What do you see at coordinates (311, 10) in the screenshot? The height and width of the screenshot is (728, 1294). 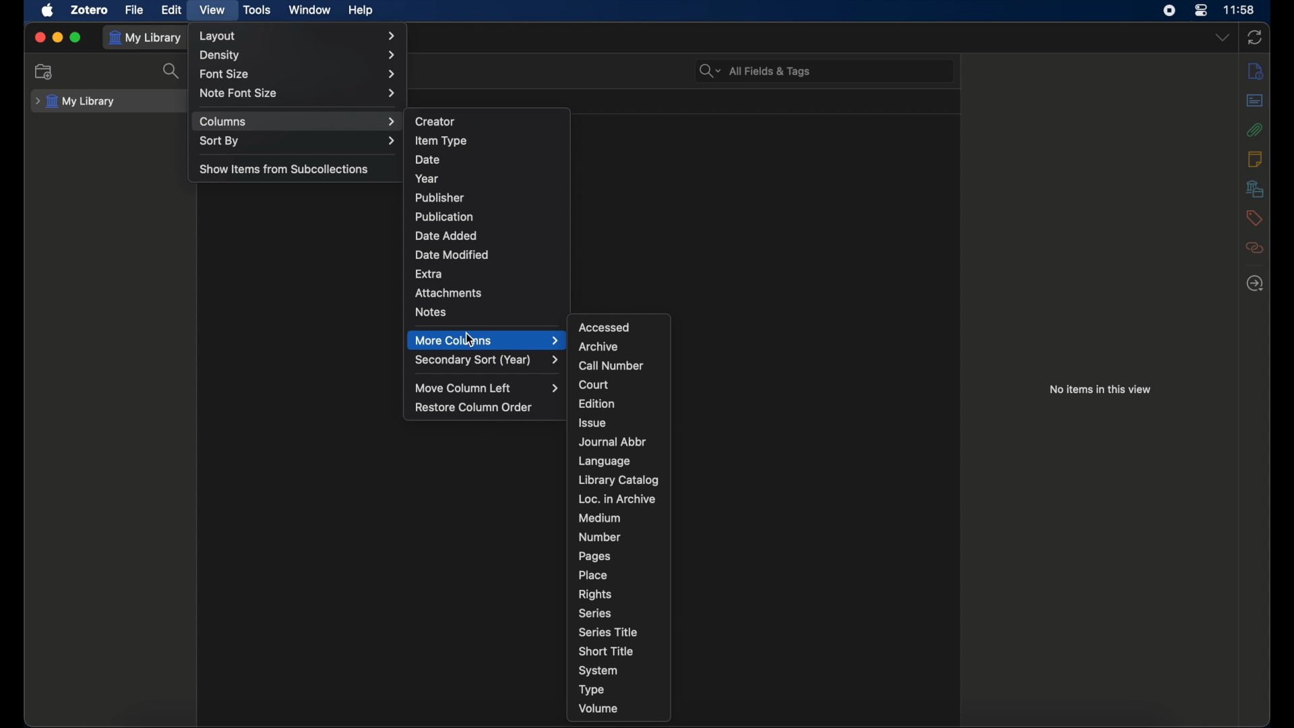 I see `window` at bounding box center [311, 10].